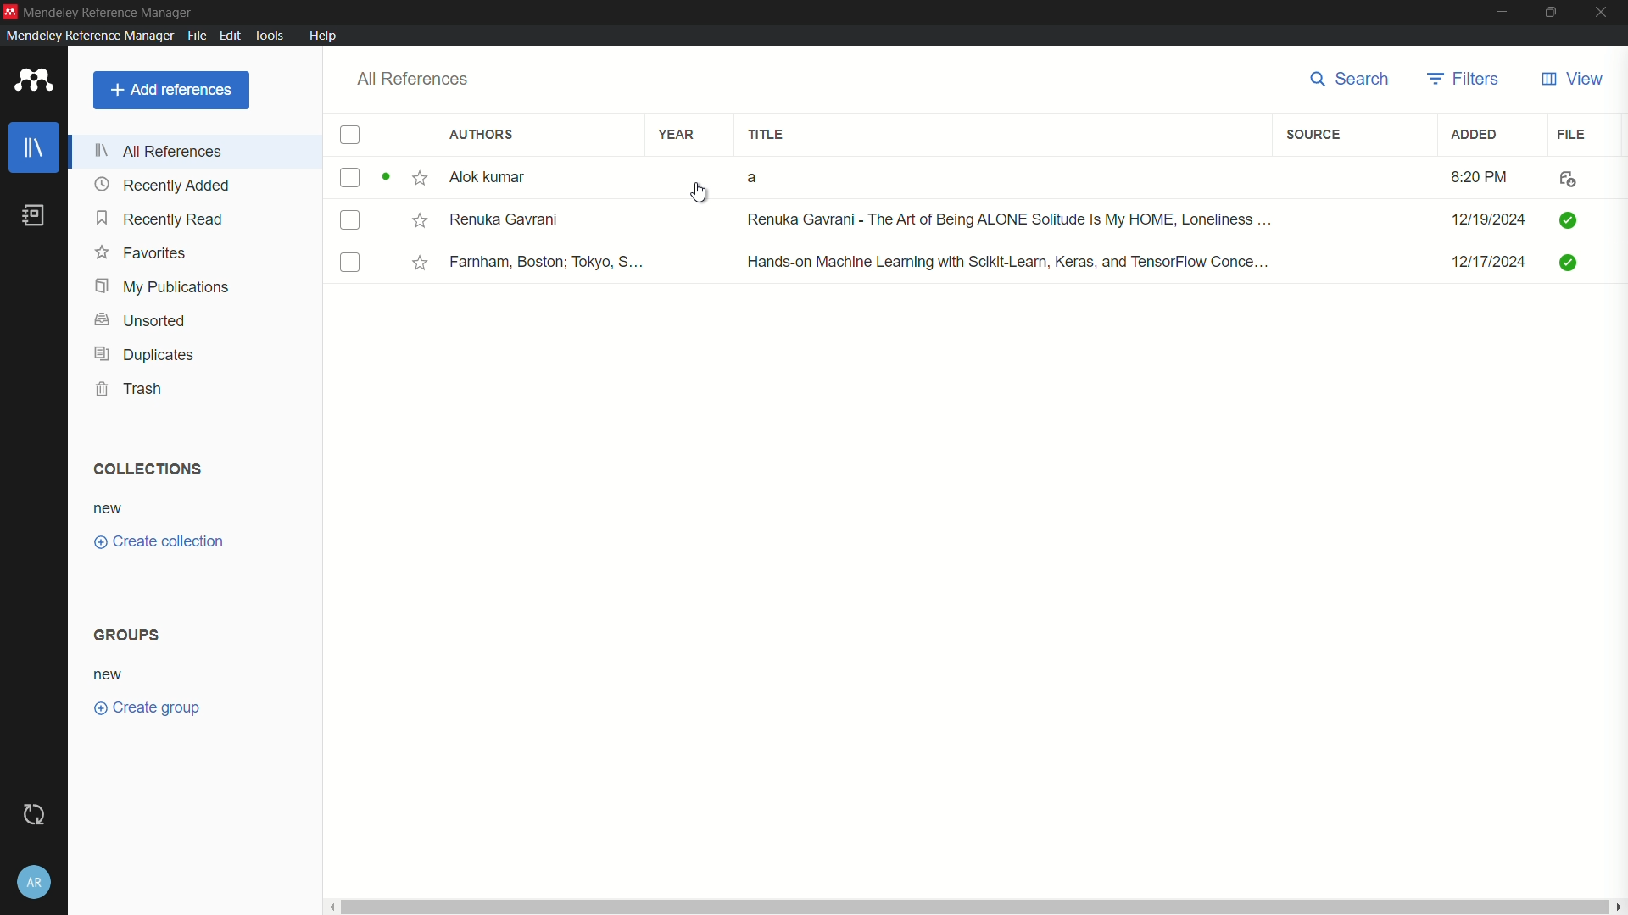 Image resolution: width=1628 pixels, height=915 pixels. Describe the element at coordinates (967, 178) in the screenshot. I see `book-1` at that location.